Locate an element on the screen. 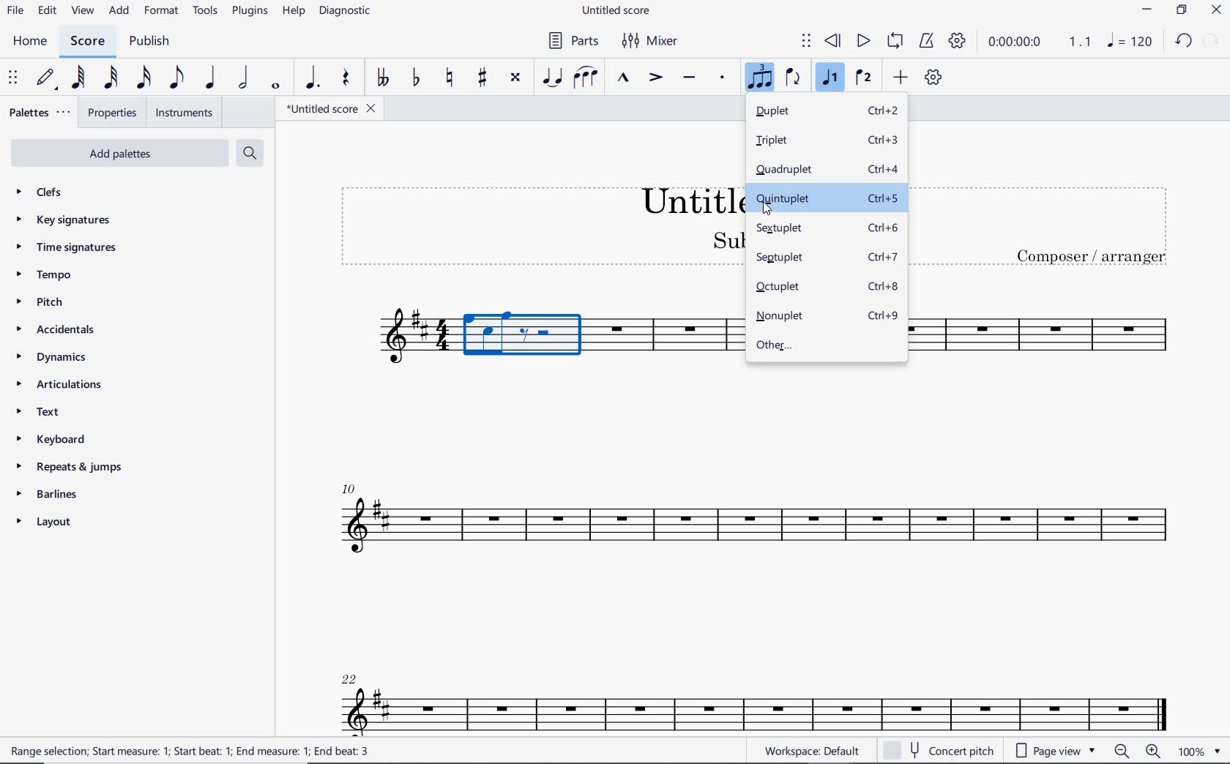 This screenshot has width=1230, height=764. FILE NAME is located at coordinates (327, 108).